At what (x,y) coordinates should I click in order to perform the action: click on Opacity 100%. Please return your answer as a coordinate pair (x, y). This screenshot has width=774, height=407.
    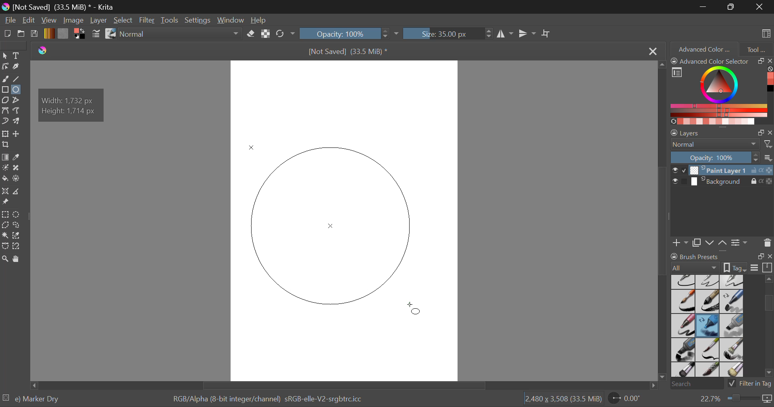
    Looking at the image, I should click on (344, 33).